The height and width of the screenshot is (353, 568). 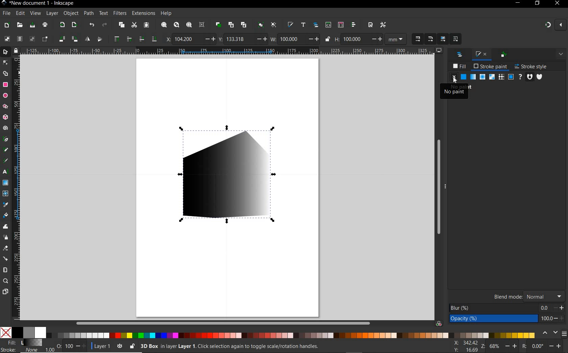 I want to click on lock, so click(x=16, y=50).